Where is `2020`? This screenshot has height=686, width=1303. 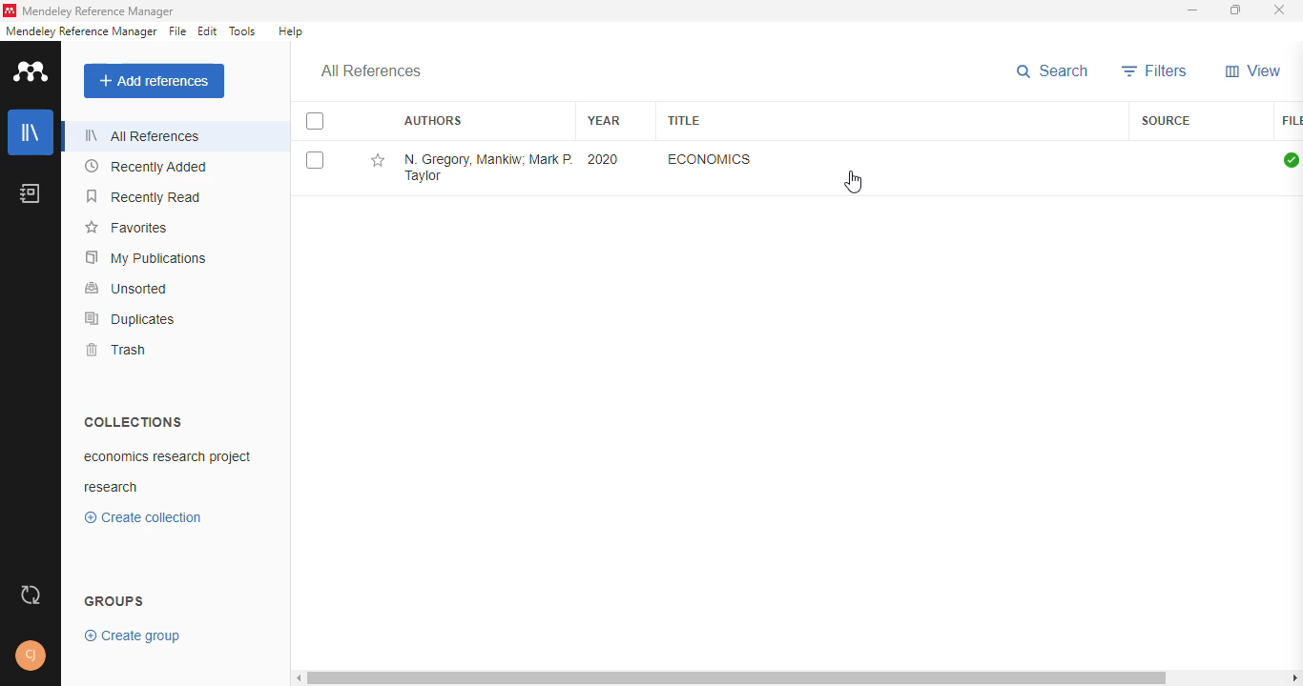
2020 is located at coordinates (603, 159).